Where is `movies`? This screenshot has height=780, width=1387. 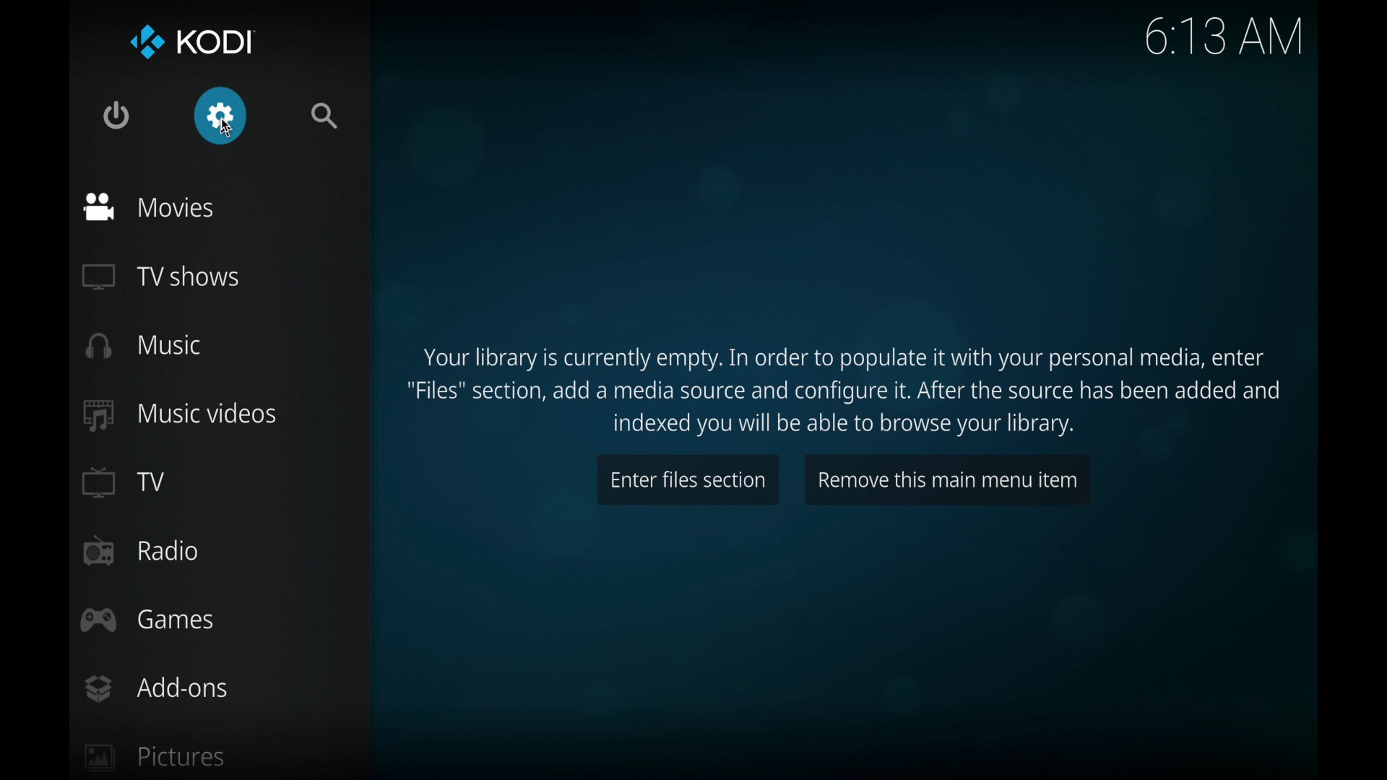
movies is located at coordinates (149, 207).